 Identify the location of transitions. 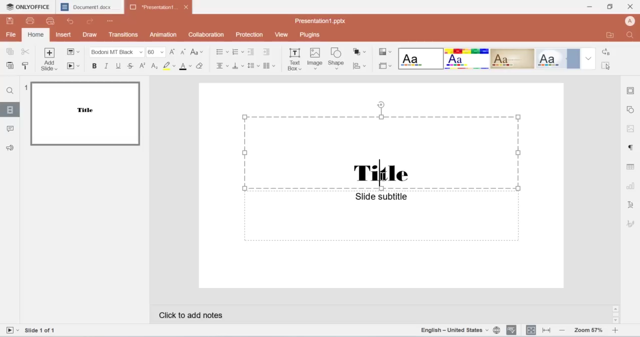
(124, 34).